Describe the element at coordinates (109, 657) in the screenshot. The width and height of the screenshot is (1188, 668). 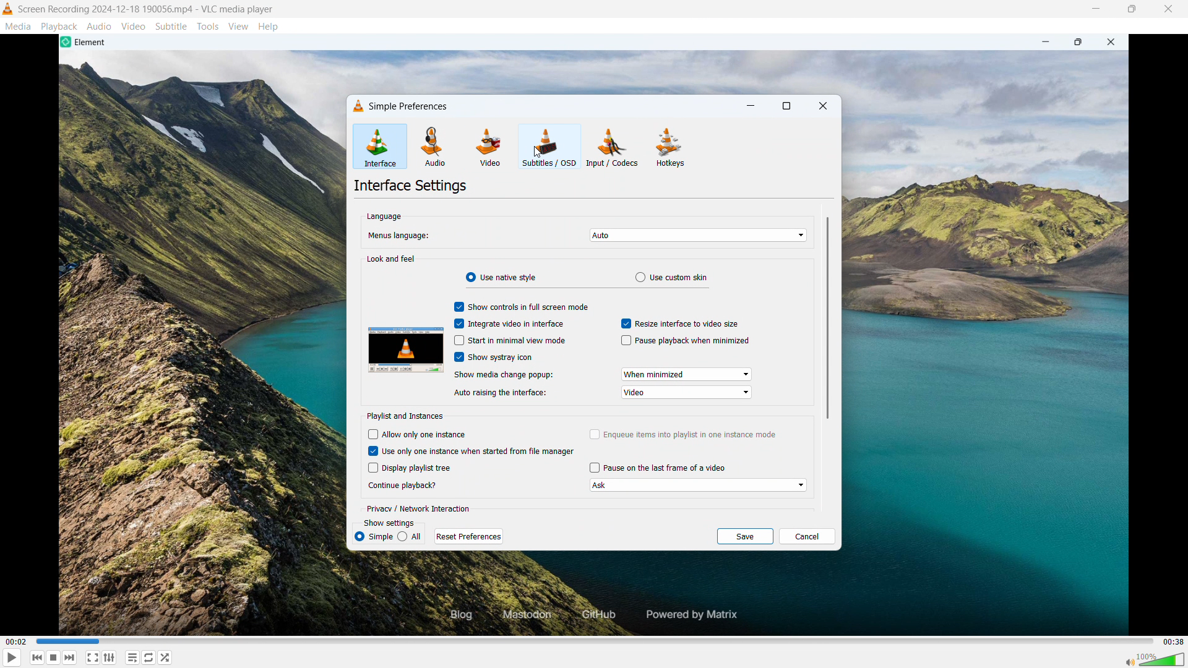
I see `Show advanced settings ` at that location.